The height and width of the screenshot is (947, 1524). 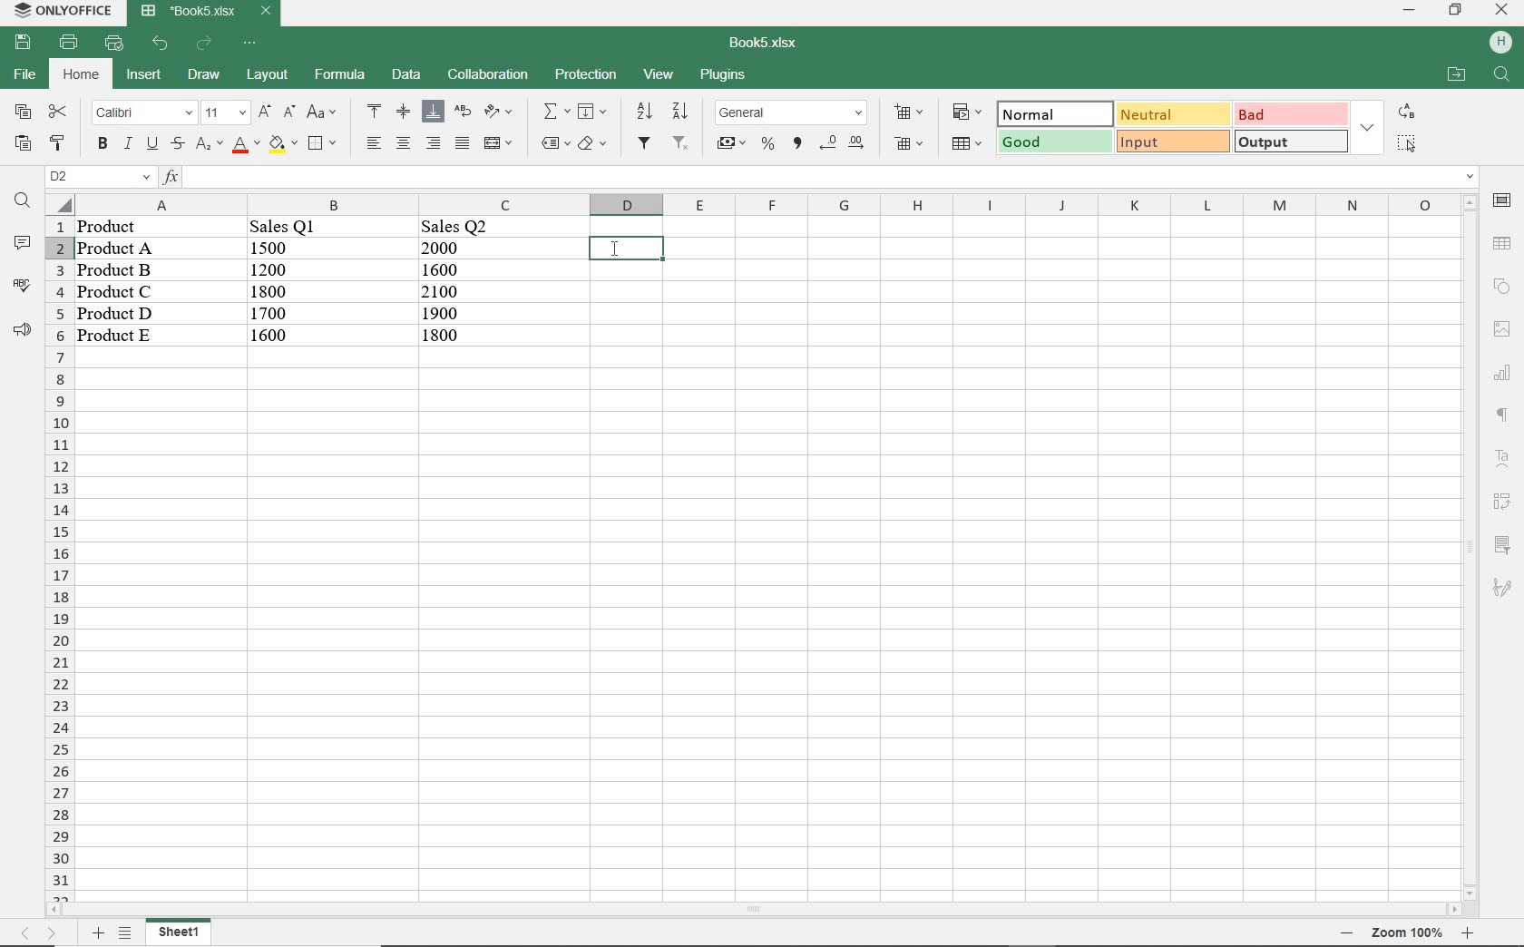 What do you see at coordinates (725, 73) in the screenshot?
I see `plugins` at bounding box center [725, 73].